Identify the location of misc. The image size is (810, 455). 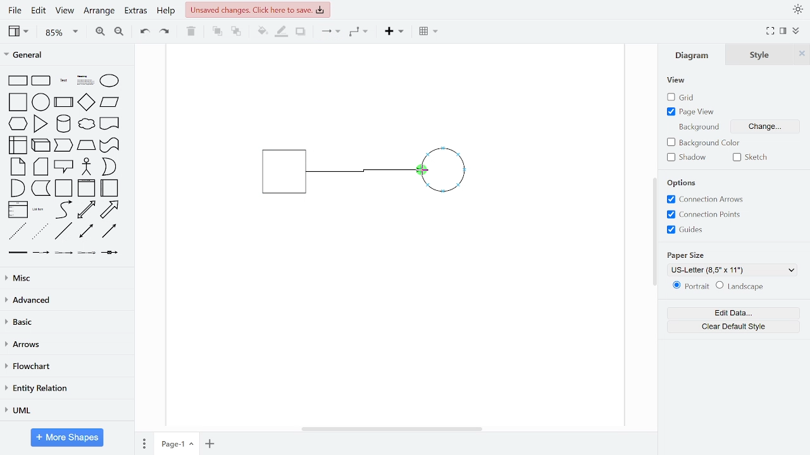
(65, 277).